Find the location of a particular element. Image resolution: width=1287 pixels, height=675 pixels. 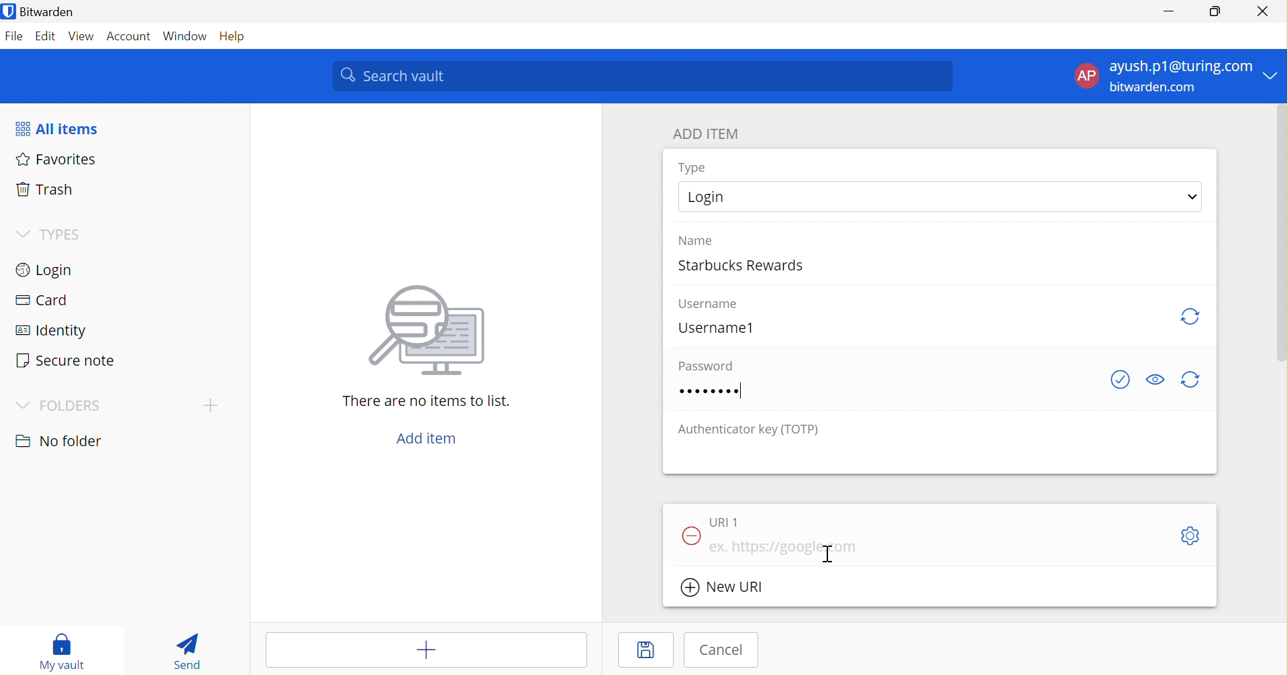

Login is located at coordinates (43, 272).